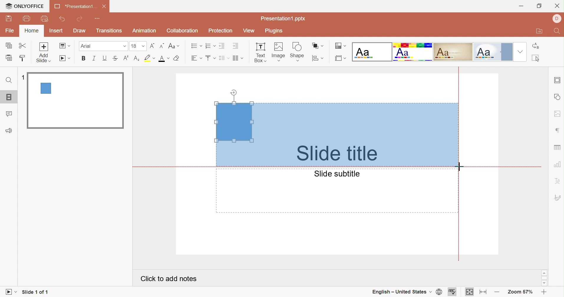  What do you see at coordinates (63, 19) in the screenshot?
I see `Undo` at bounding box center [63, 19].